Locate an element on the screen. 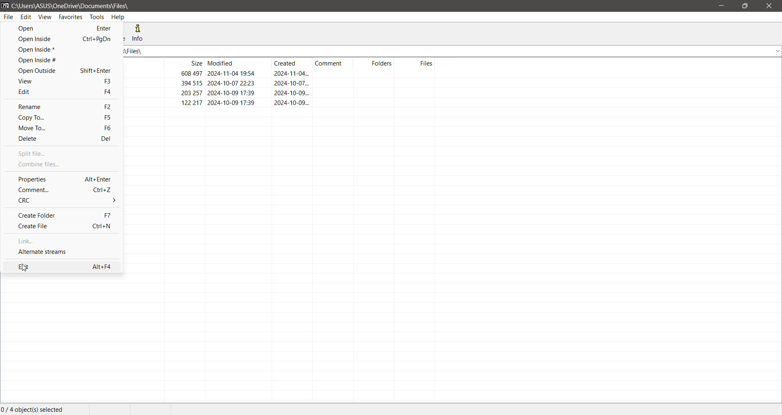 The image size is (782, 415). Restore Down is located at coordinates (746, 5).